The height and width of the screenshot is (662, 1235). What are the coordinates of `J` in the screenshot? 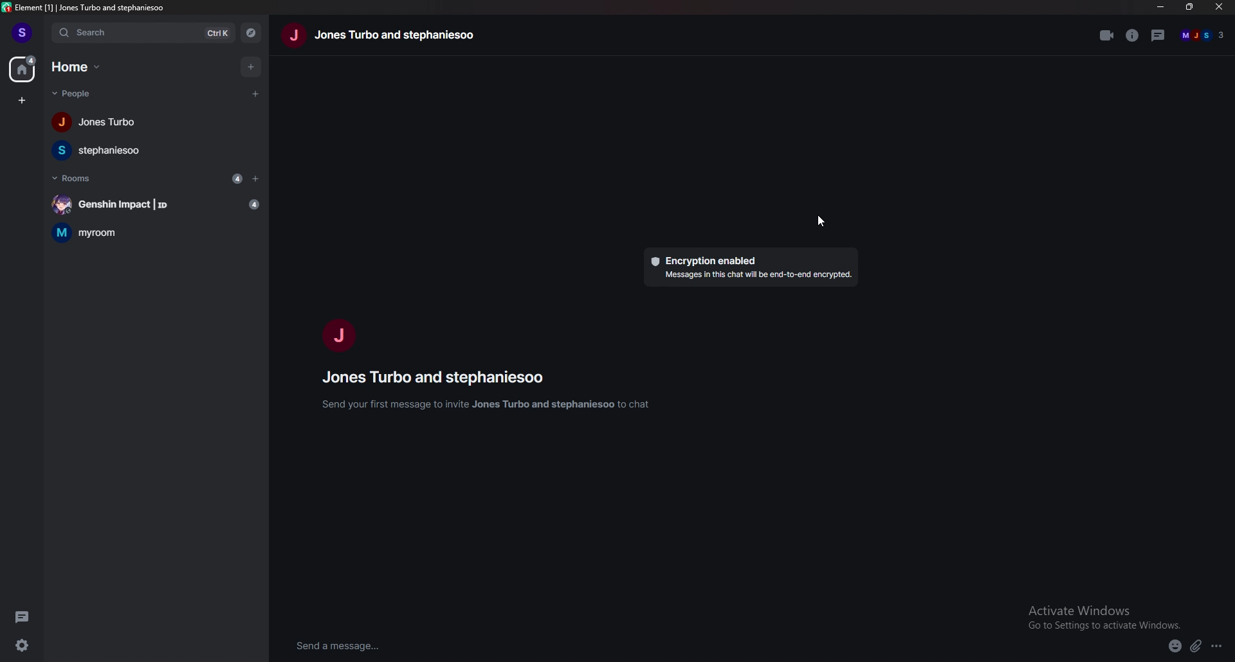 It's located at (338, 332).